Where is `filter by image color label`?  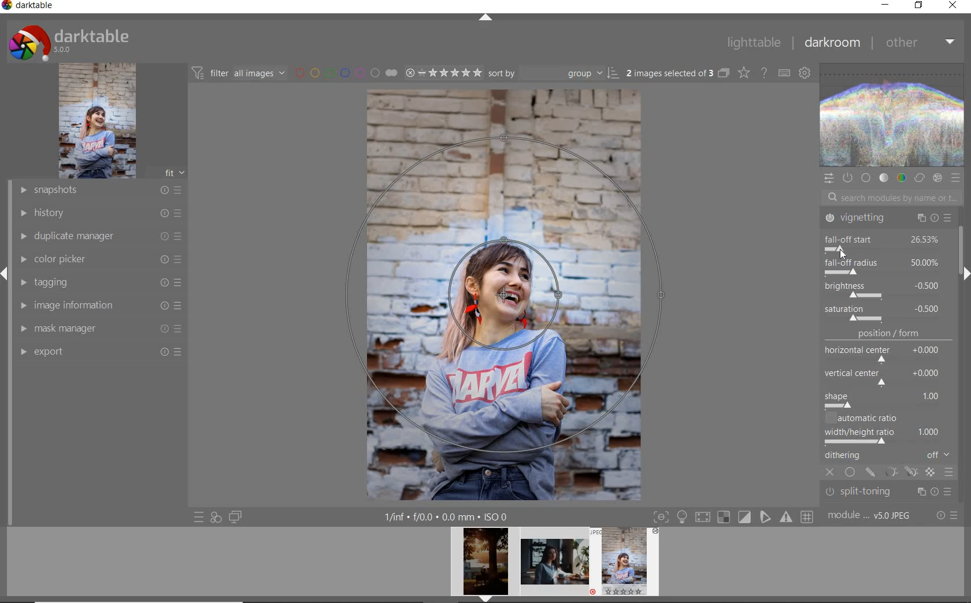 filter by image color label is located at coordinates (344, 72).